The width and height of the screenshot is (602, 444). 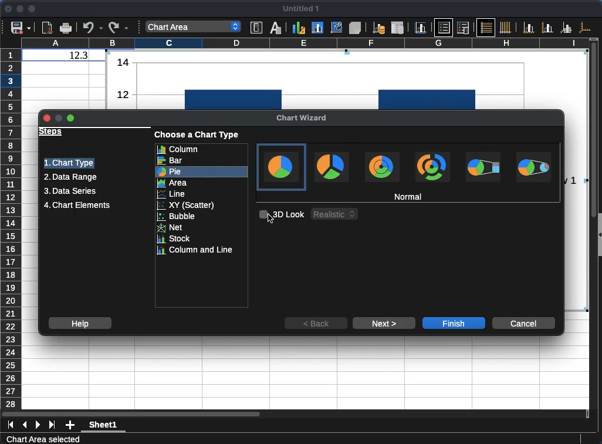 What do you see at coordinates (93, 27) in the screenshot?
I see `Undo options` at bounding box center [93, 27].